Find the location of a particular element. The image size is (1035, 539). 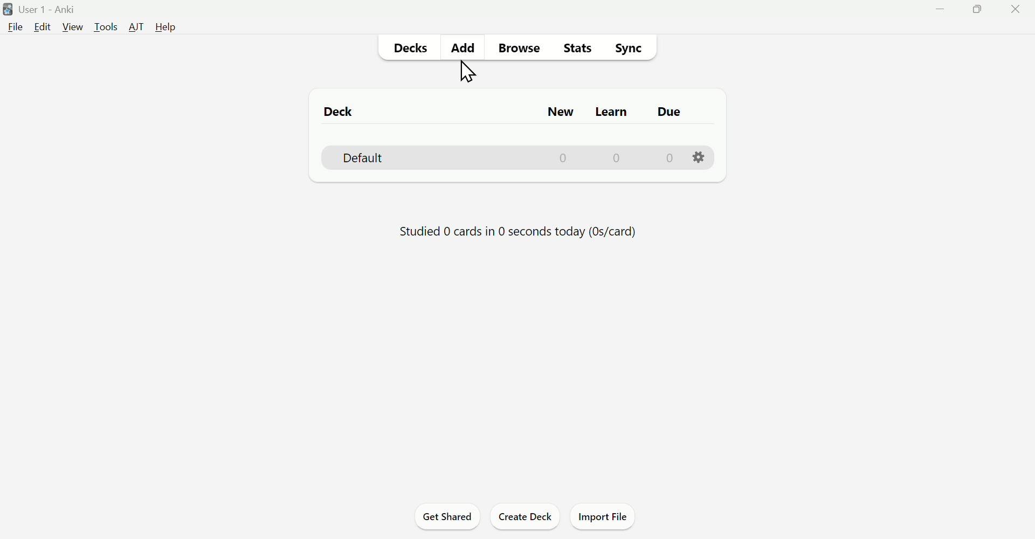

0 is located at coordinates (563, 158).